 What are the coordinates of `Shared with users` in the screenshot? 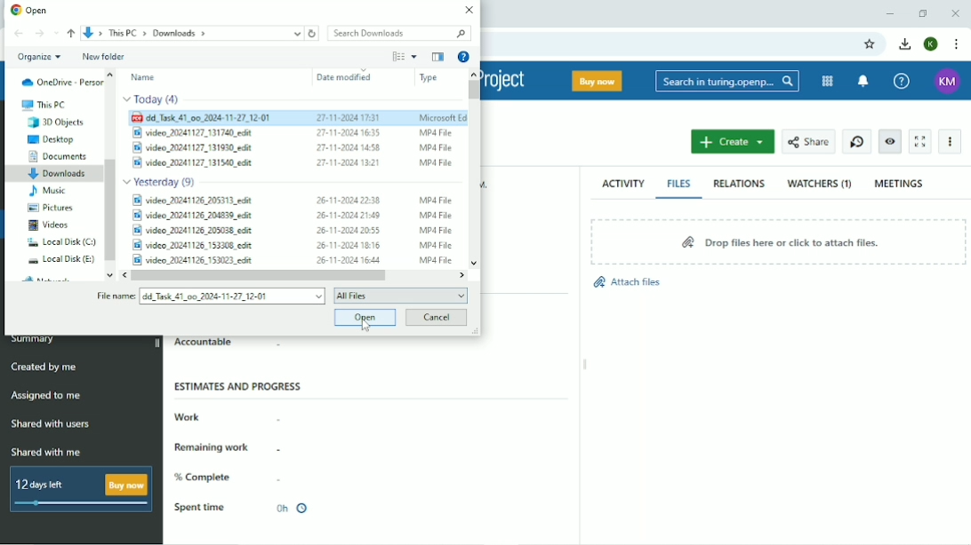 It's located at (51, 424).